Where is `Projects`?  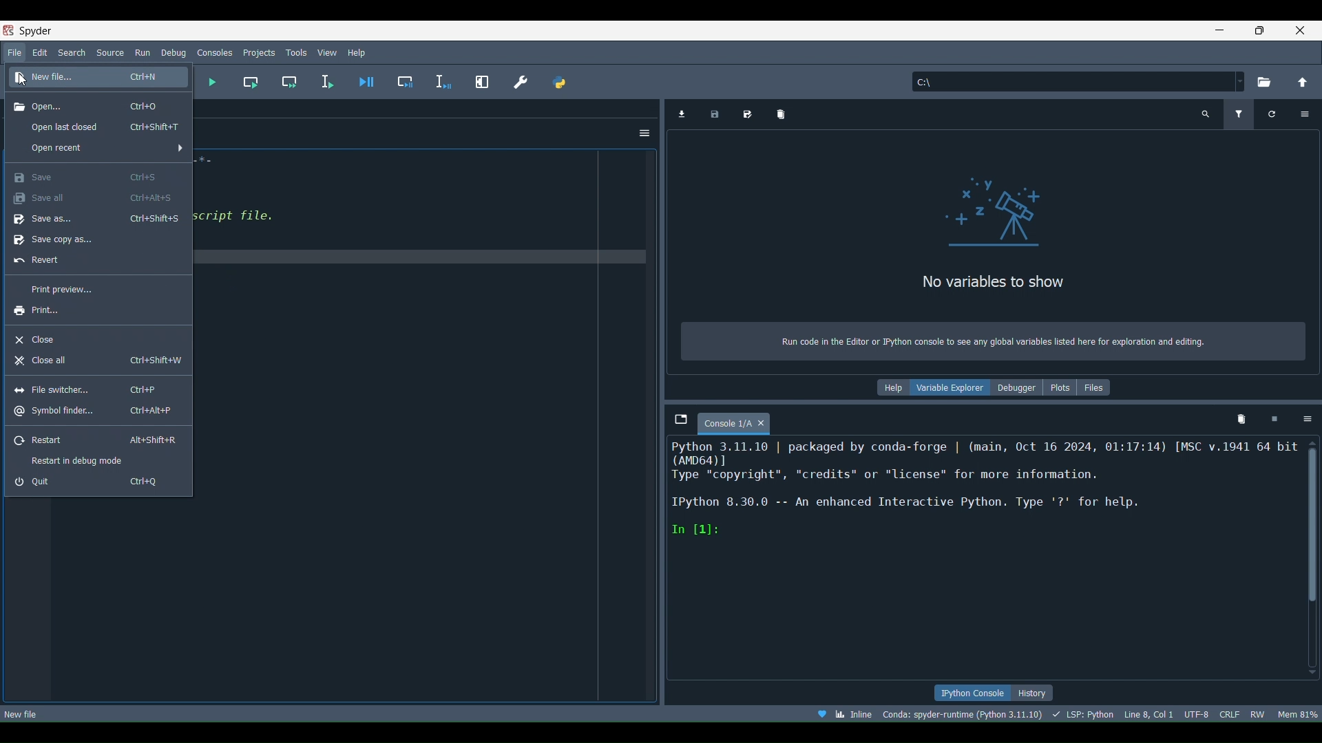 Projects is located at coordinates (260, 50).